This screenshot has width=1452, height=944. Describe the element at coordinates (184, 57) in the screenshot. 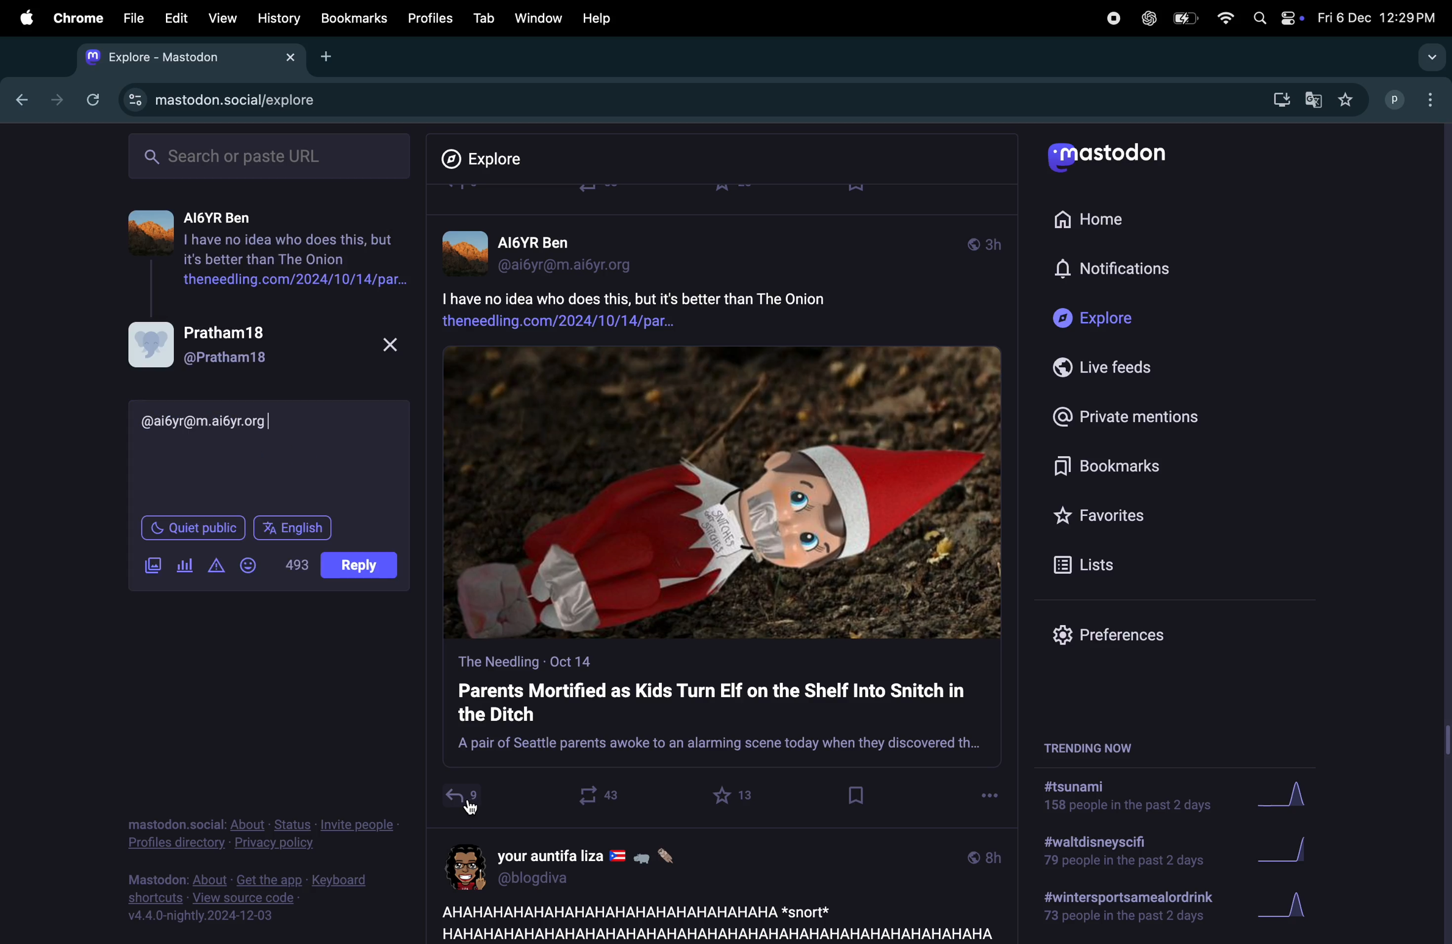

I see `mastodon tab` at that location.